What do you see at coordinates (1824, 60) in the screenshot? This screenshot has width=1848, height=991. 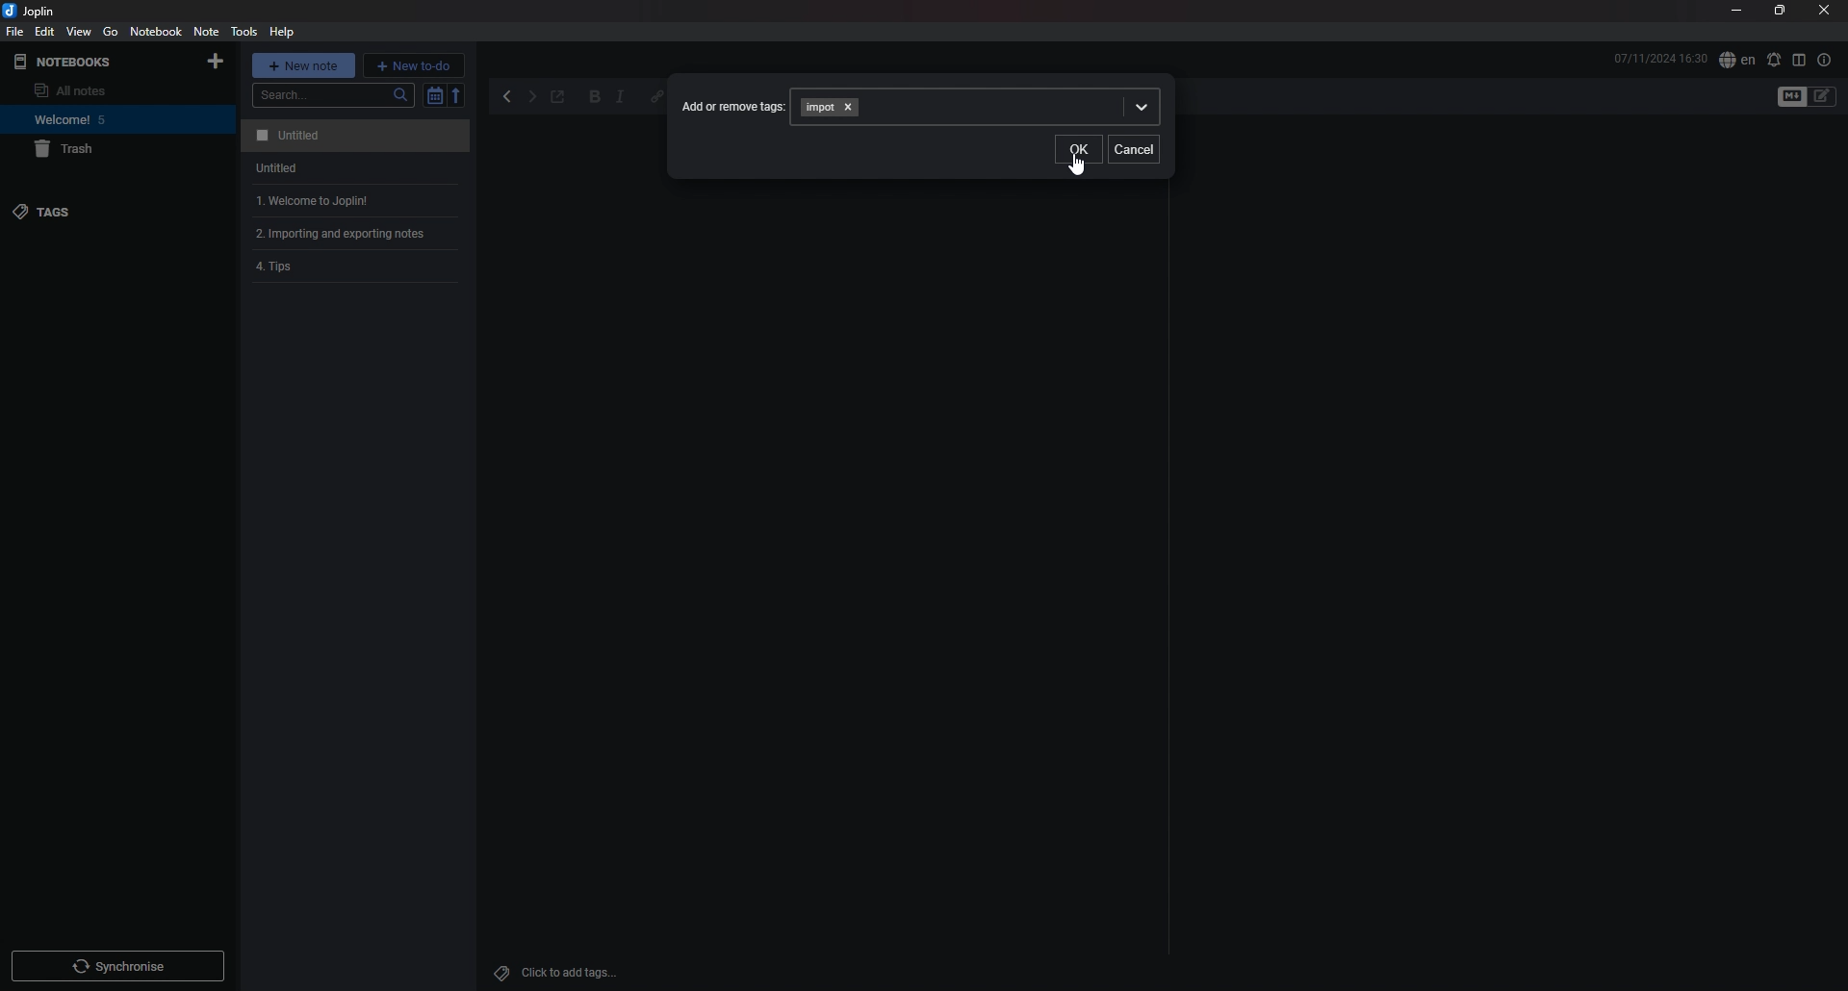 I see `note properties` at bounding box center [1824, 60].